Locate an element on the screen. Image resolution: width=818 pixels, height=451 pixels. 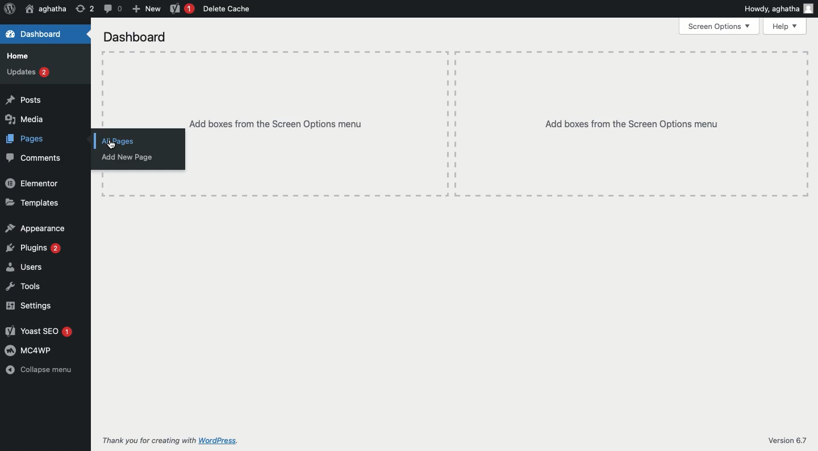
Appearance is located at coordinates (37, 228).